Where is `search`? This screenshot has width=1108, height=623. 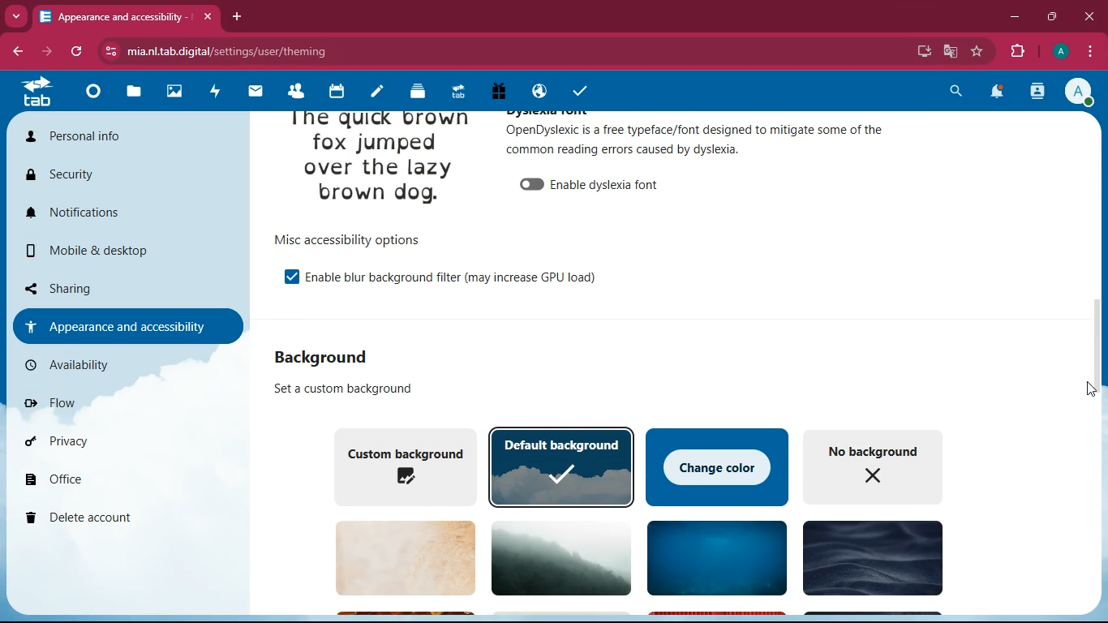
search is located at coordinates (958, 91).